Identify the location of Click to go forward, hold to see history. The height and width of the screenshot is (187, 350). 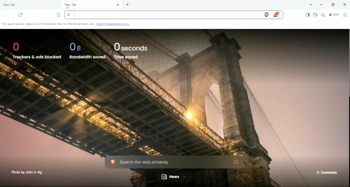
(13, 15).